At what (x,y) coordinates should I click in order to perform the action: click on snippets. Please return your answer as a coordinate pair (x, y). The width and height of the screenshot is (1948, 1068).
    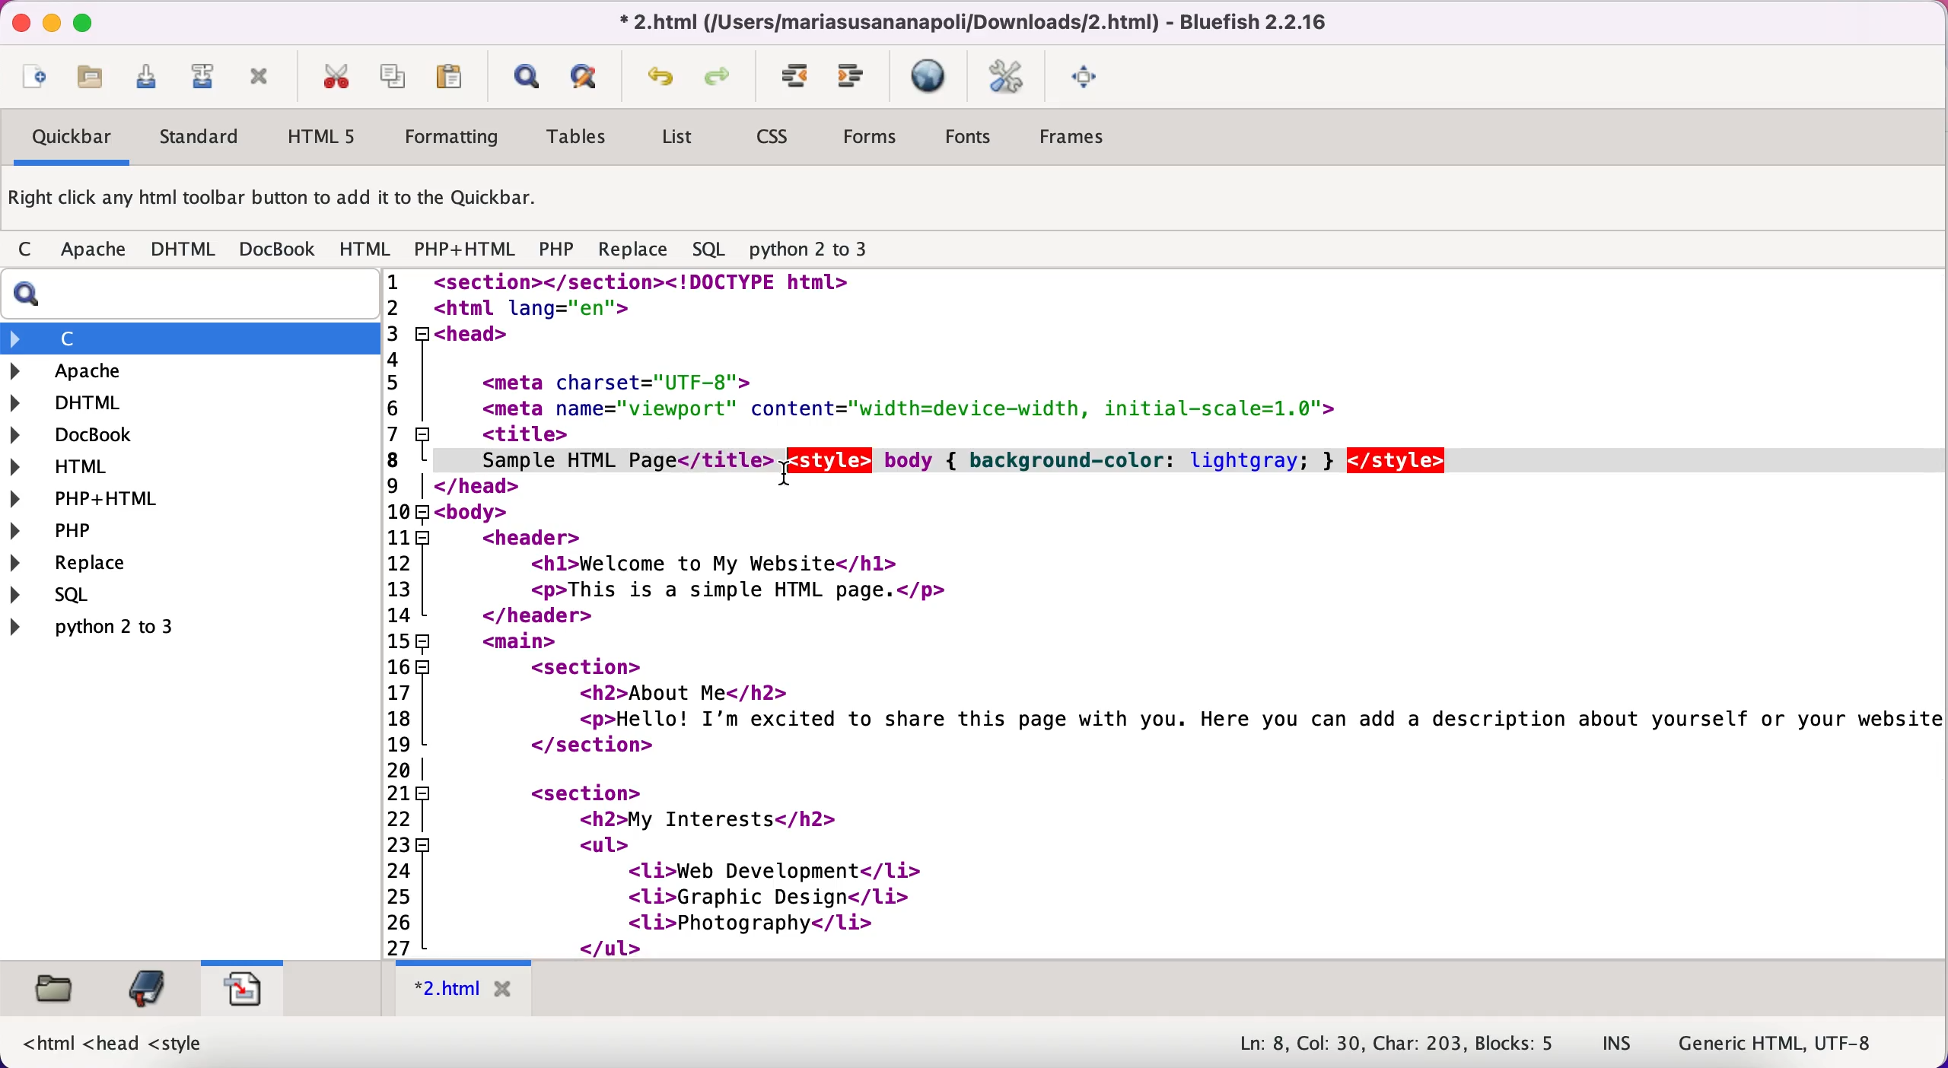
    Looking at the image, I should click on (242, 985).